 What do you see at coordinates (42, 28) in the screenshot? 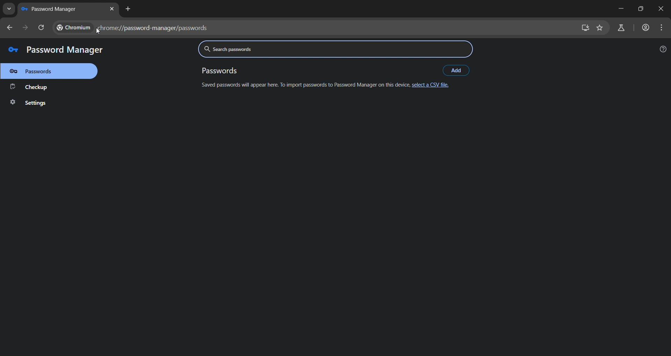
I see `reload page` at bounding box center [42, 28].